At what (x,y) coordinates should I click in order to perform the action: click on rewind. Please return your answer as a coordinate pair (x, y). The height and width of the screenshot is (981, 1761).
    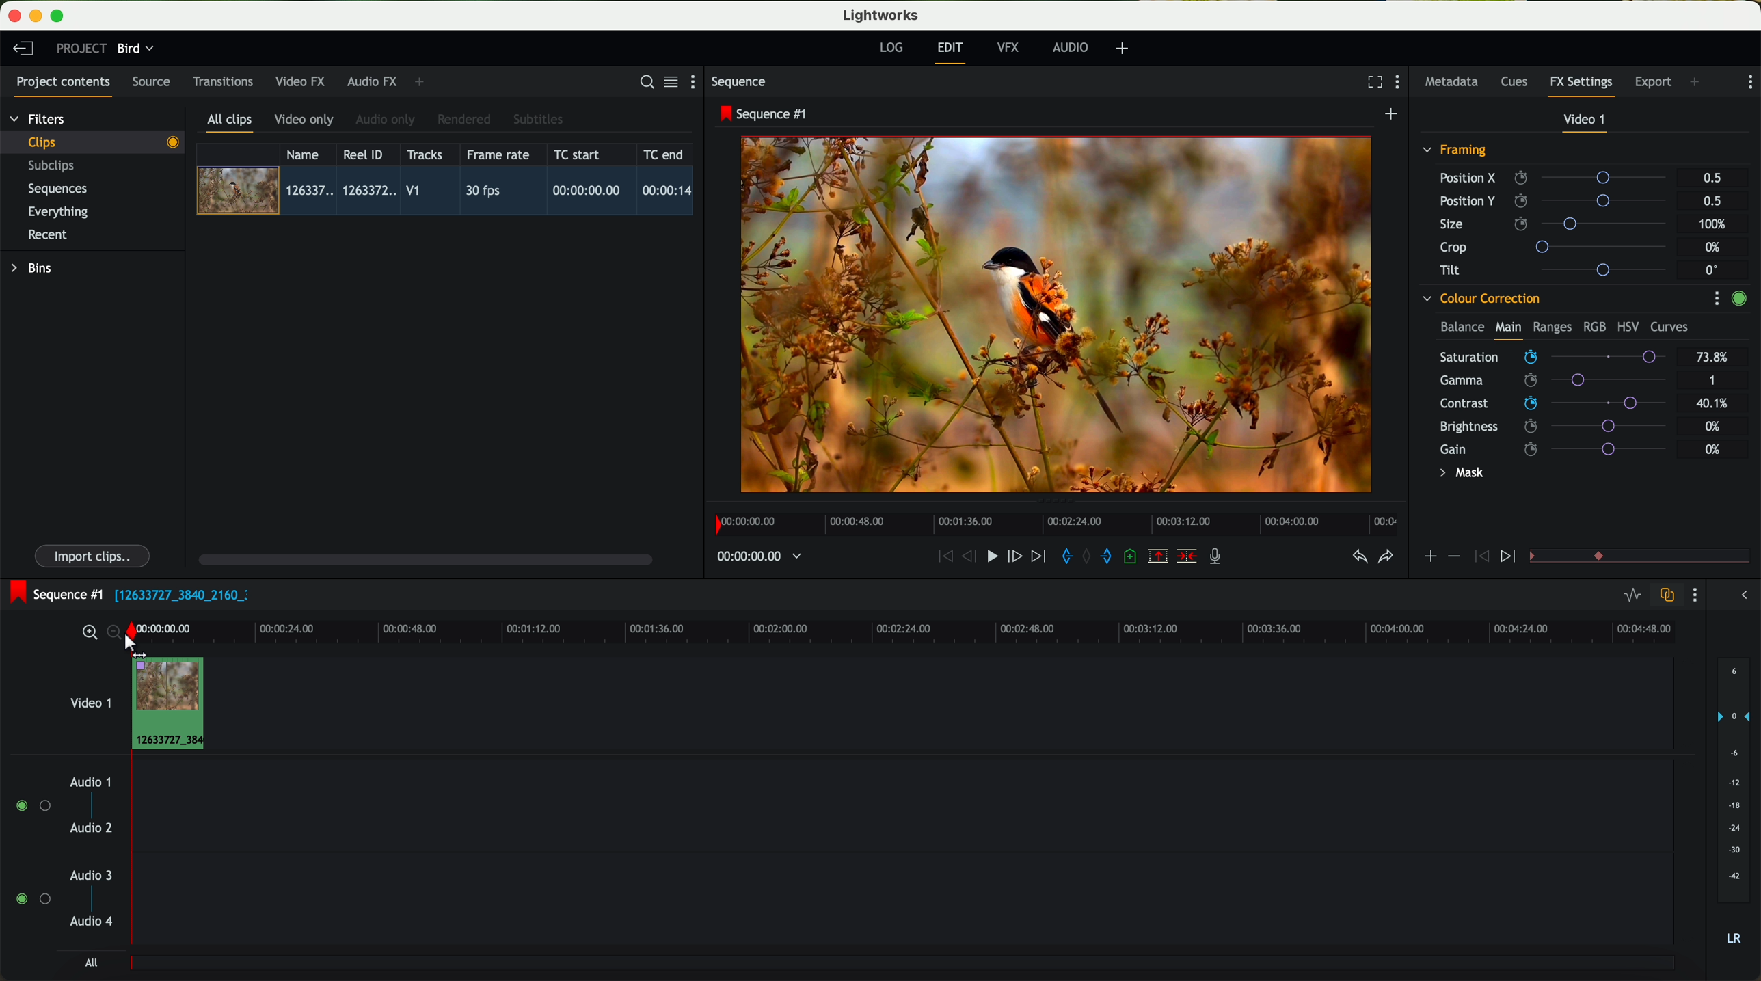
    Looking at the image, I should click on (944, 557).